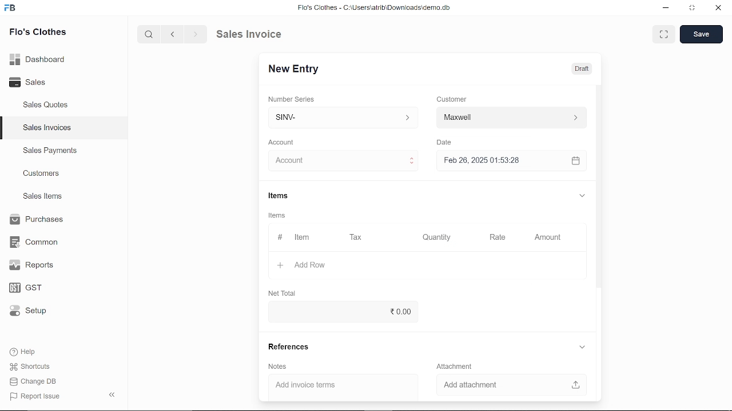  I want to click on Amount, so click(548, 237).